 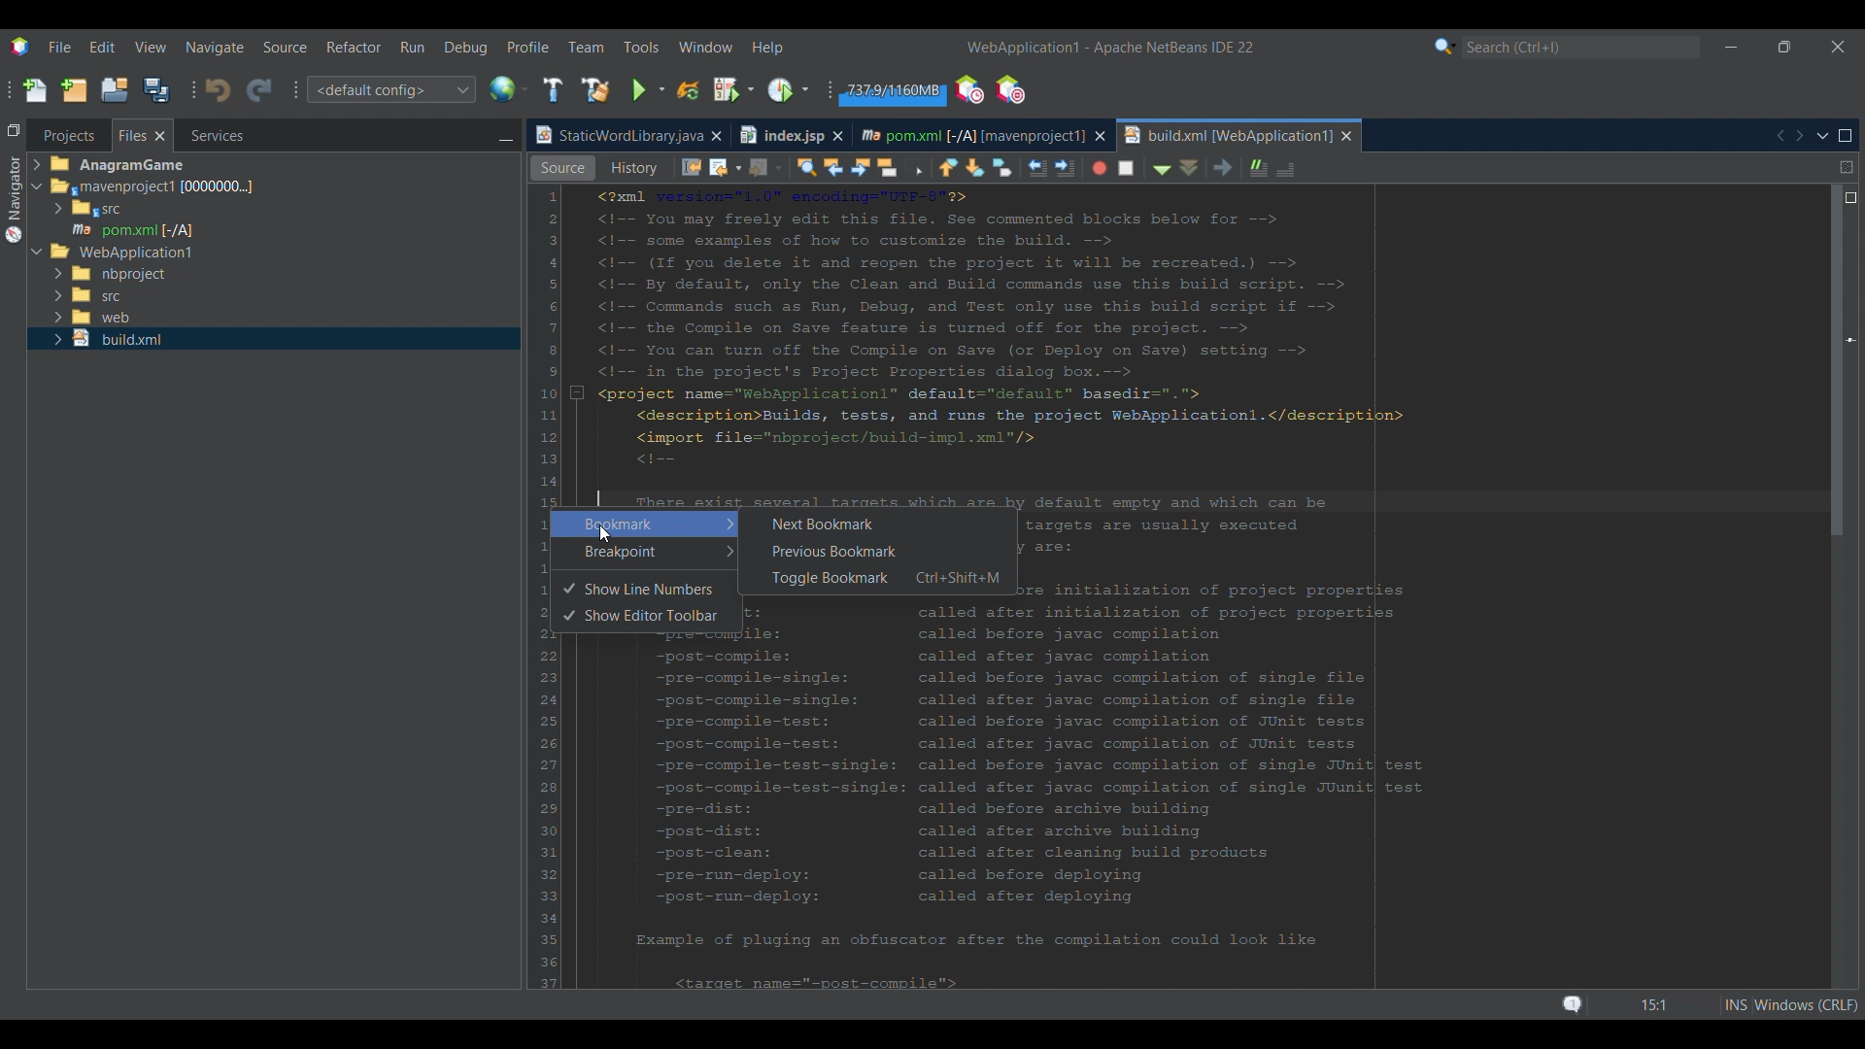 I want to click on Status bar details changed, so click(x=1709, y=1004).